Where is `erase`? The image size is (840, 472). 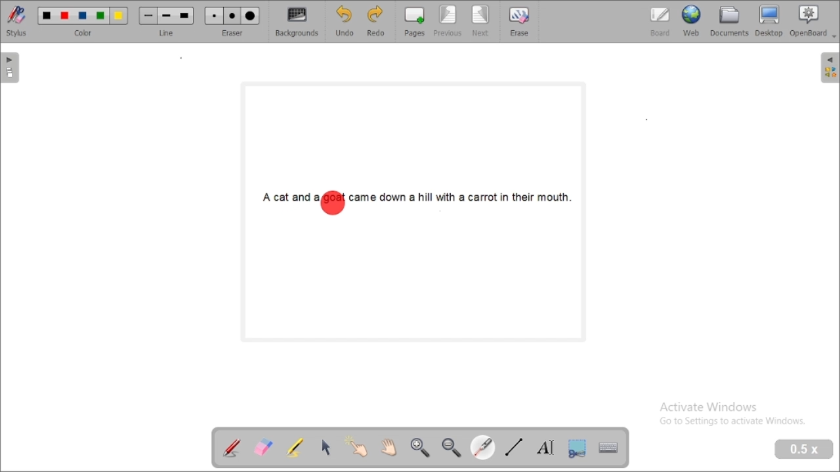 erase is located at coordinates (519, 21).